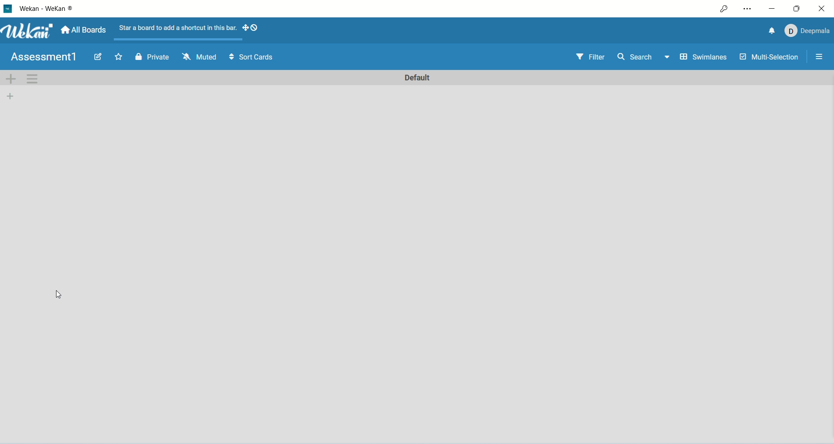 The image size is (834, 444). I want to click on swimlanes, so click(707, 58).